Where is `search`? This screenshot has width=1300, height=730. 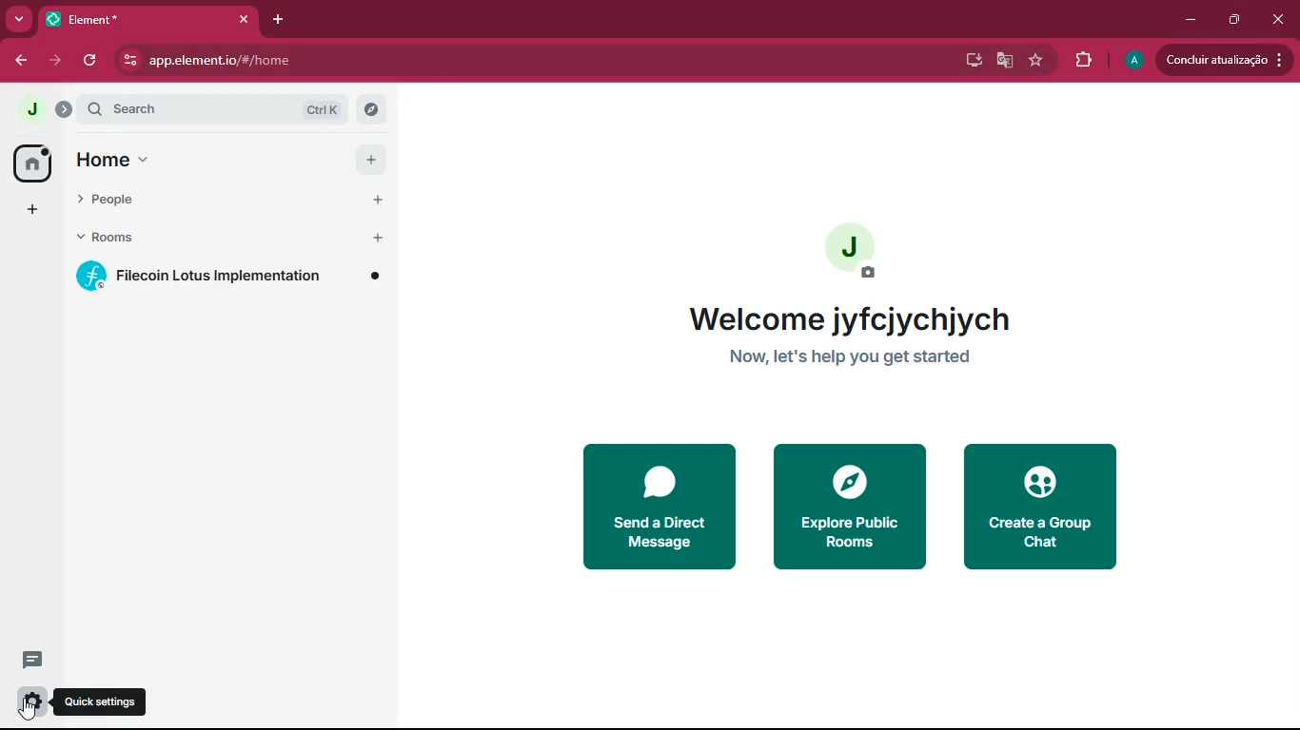 search is located at coordinates (213, 108).